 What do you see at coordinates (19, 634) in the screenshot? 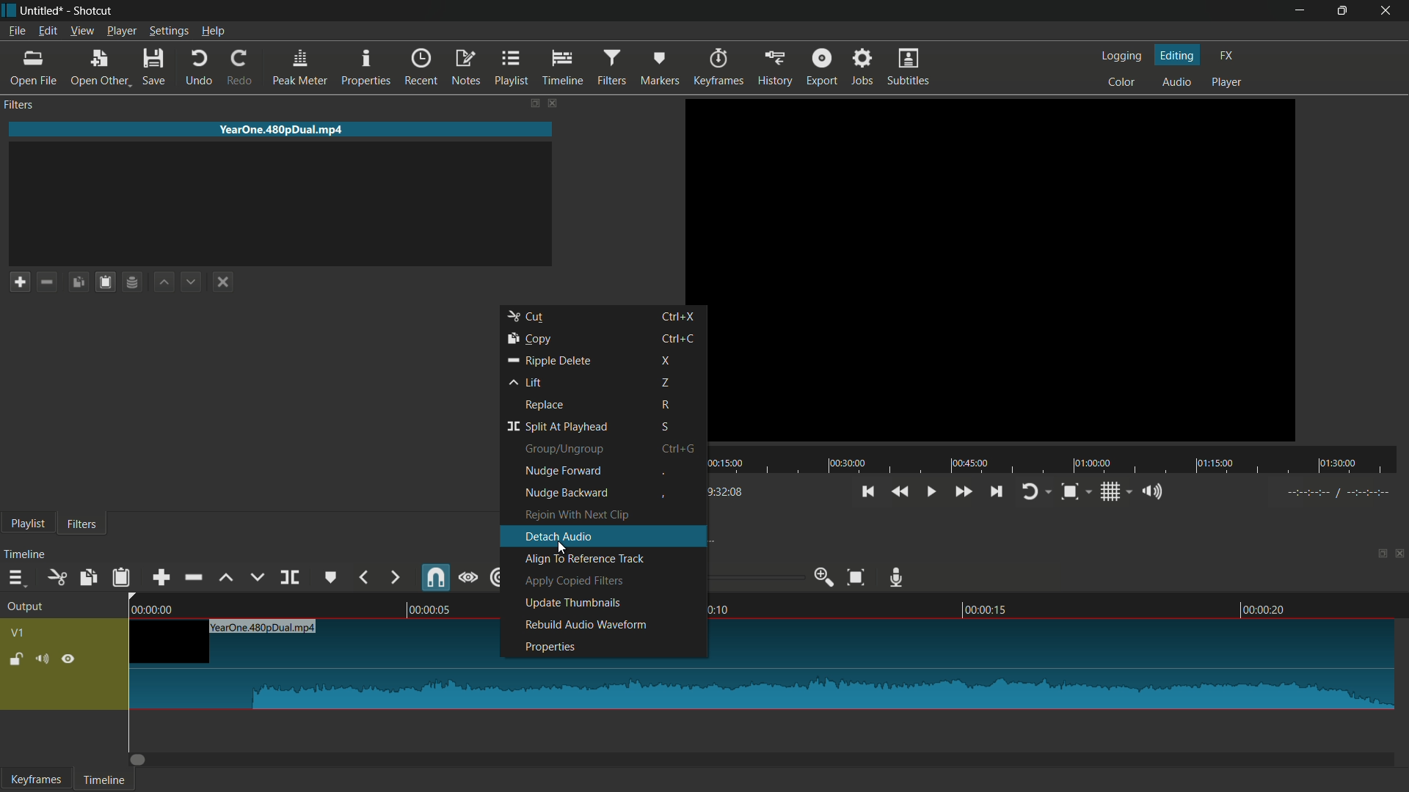
I see `v1` at bounding box center [19, 634].